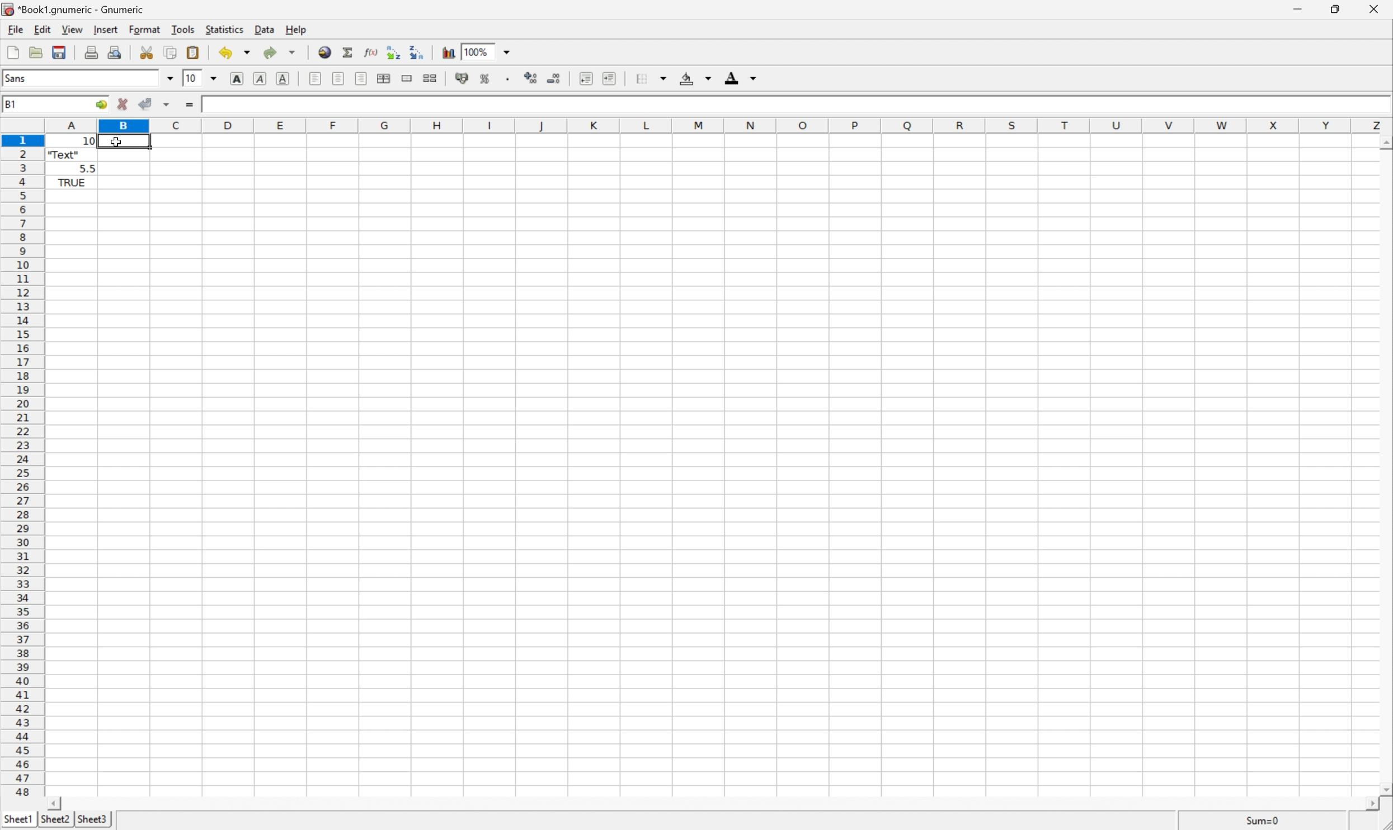 Image resolution: width=1393 pixels, height=830 pixels. What do you see at coordinates (88, 167) in the screenshot?
I see `5.5` at bounding box center [88, 167].